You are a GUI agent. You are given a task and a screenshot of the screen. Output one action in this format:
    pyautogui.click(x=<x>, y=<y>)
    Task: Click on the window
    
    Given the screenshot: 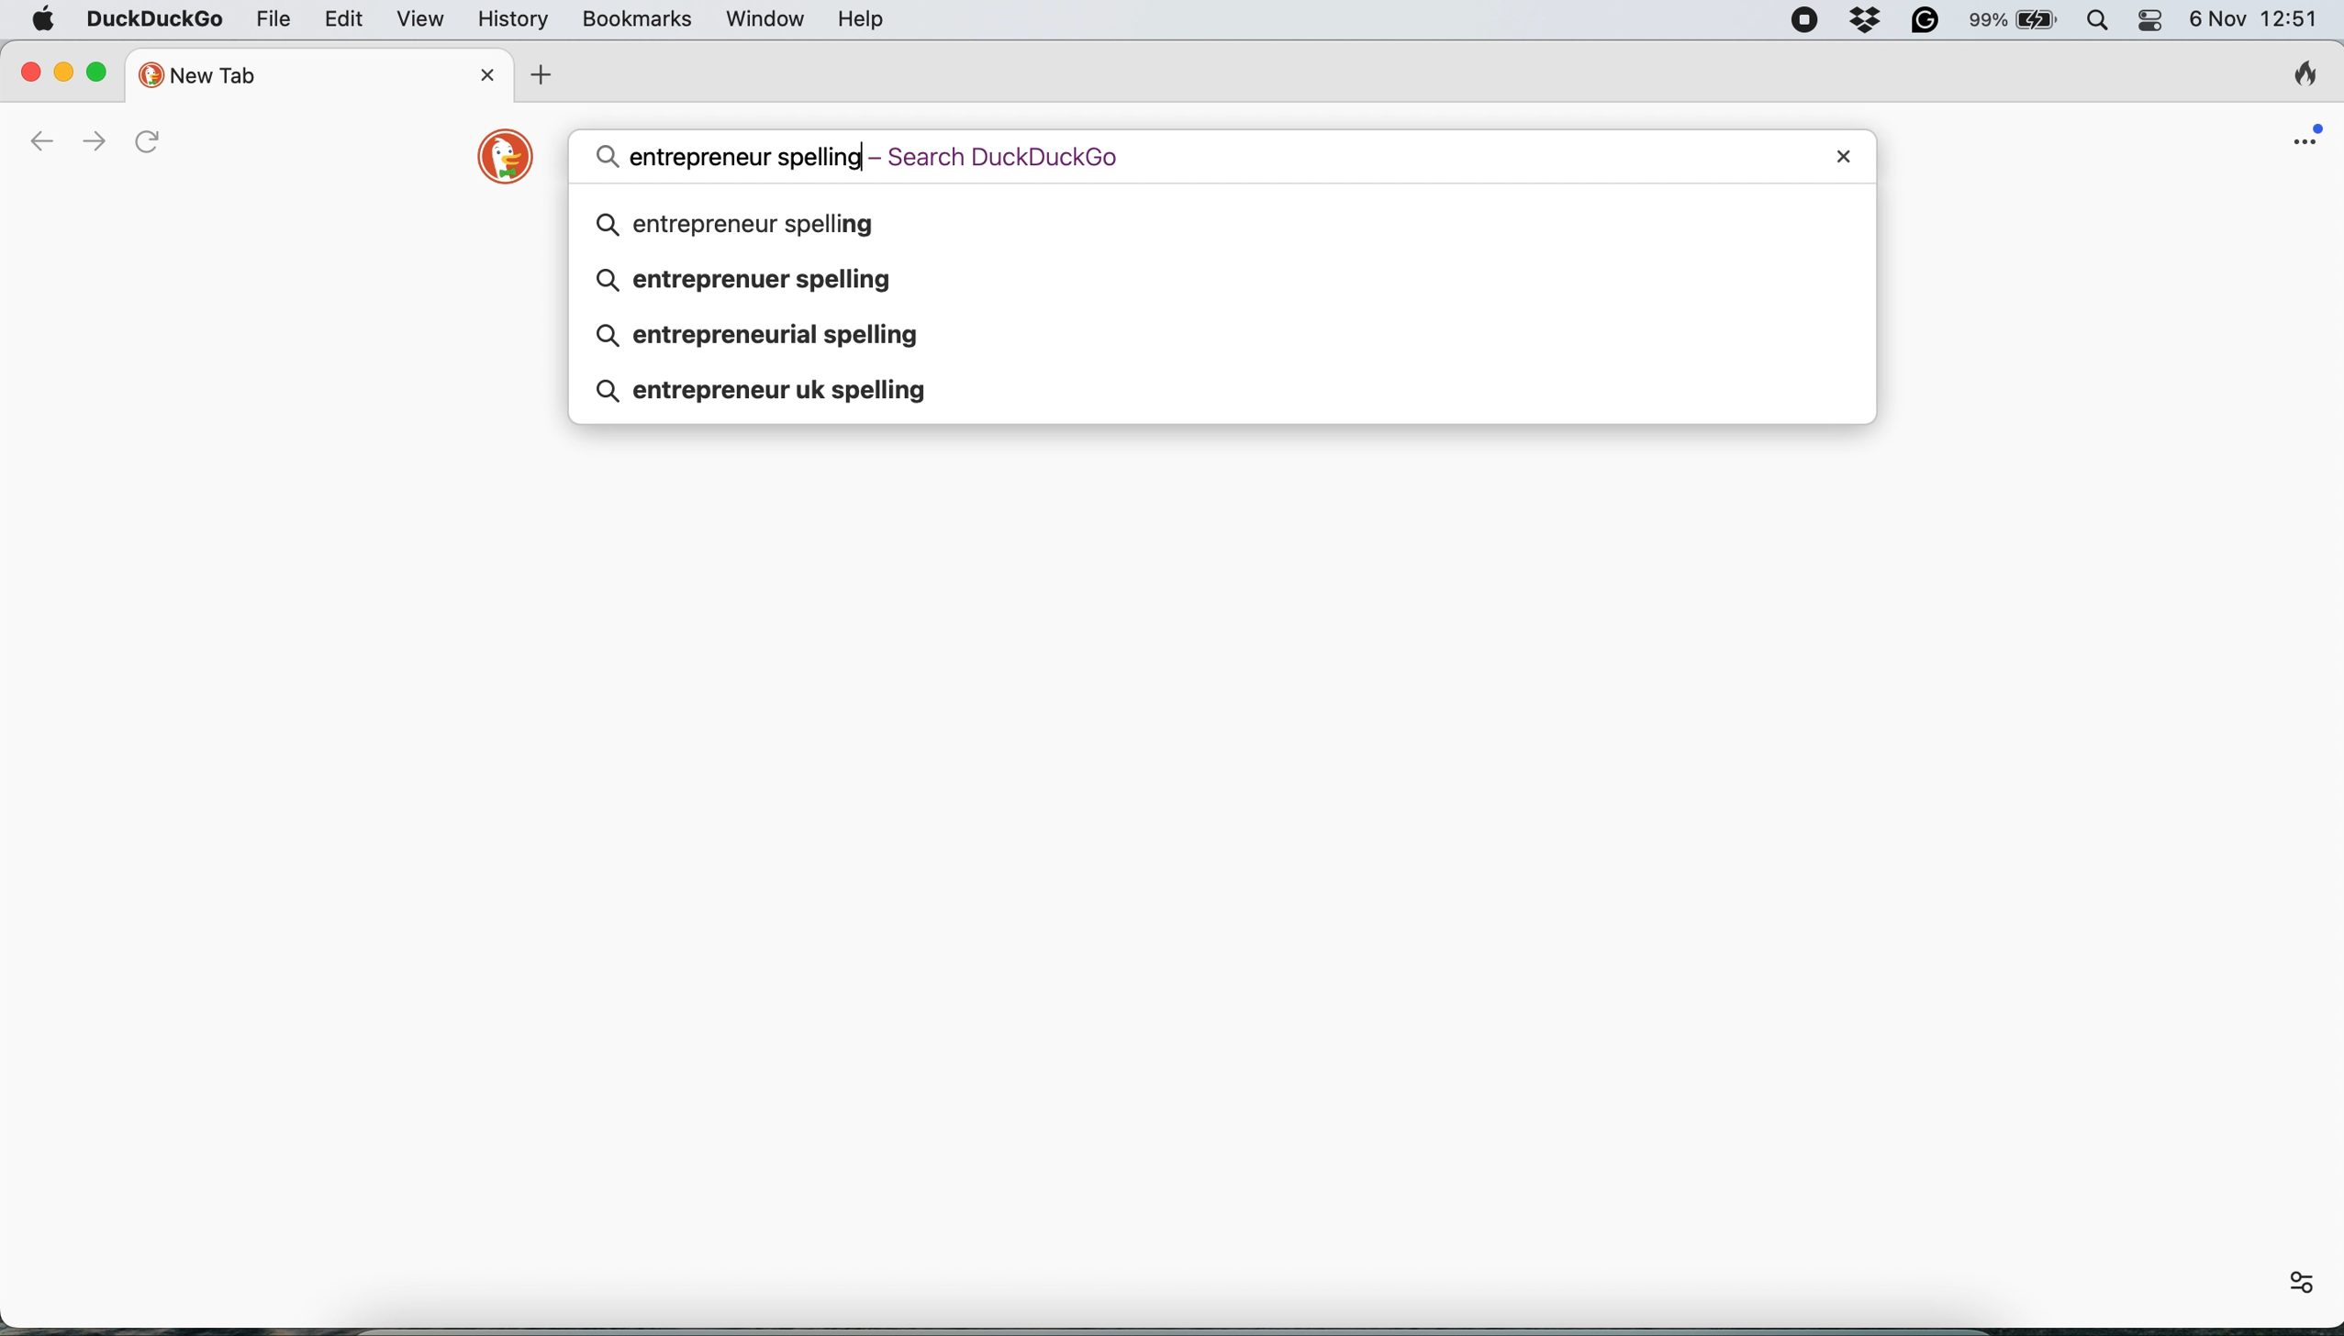 What is the action you would take?
    pyautogui.click(x=761, y=19)
    